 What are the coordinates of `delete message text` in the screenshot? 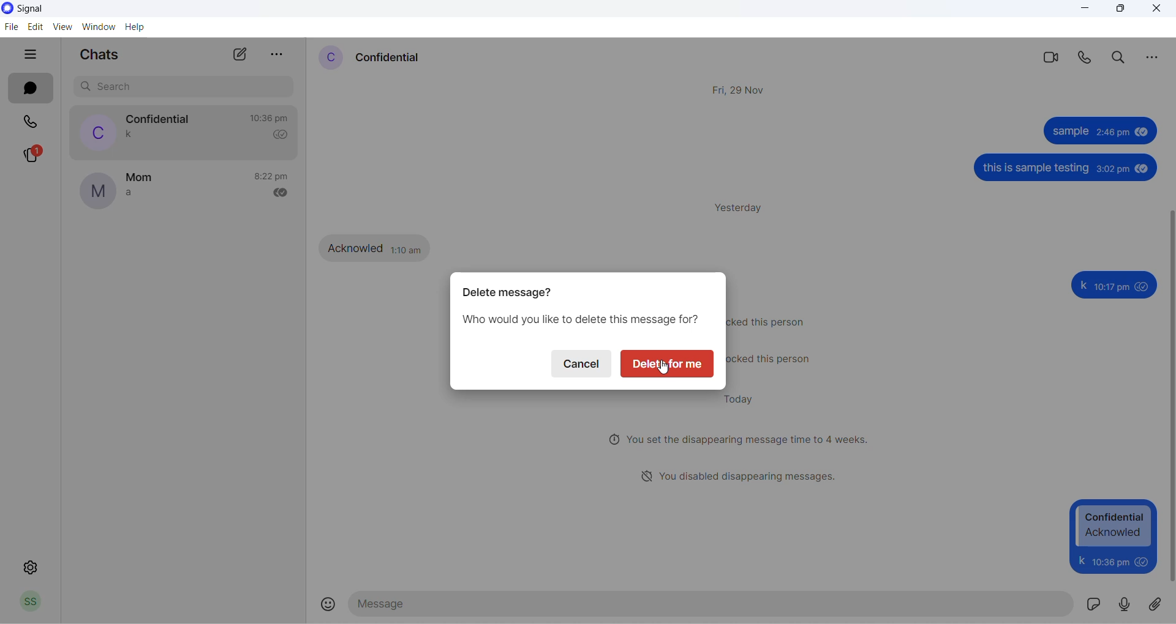 It's located at (586, 322).